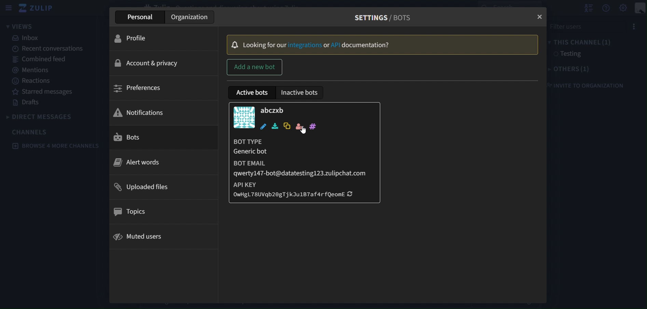 The image size is (647, 309). I want to click on testing, so click(567, 54).